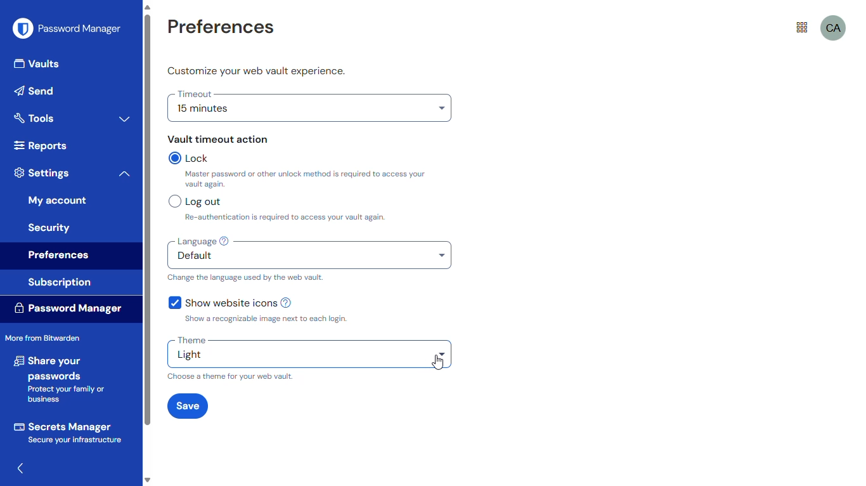  What do you see at coordinates (58, 200) in the screenshot?
I see `my account` at bounding box center [58, 200].